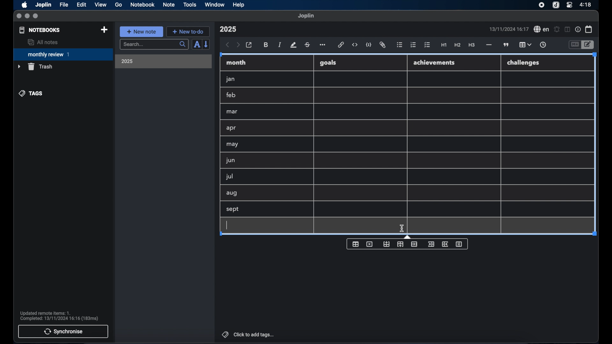 Image resolution: width=612 pixels, height=344 pixels. What do you see at coordinates (557, 30) in the screenshot?
I see `set alarm` at bounding box center [557, 30].